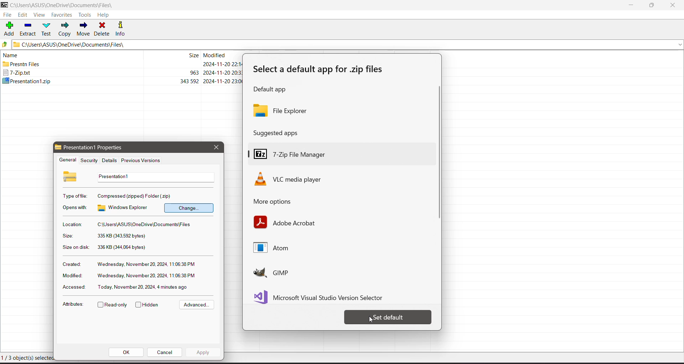 Image resolution: width=684 pixels, height=364 pixels. What do you see at coordinates (154, 177) in the screenshot?
I see `Selected file name` at bounding box center [154, 177].